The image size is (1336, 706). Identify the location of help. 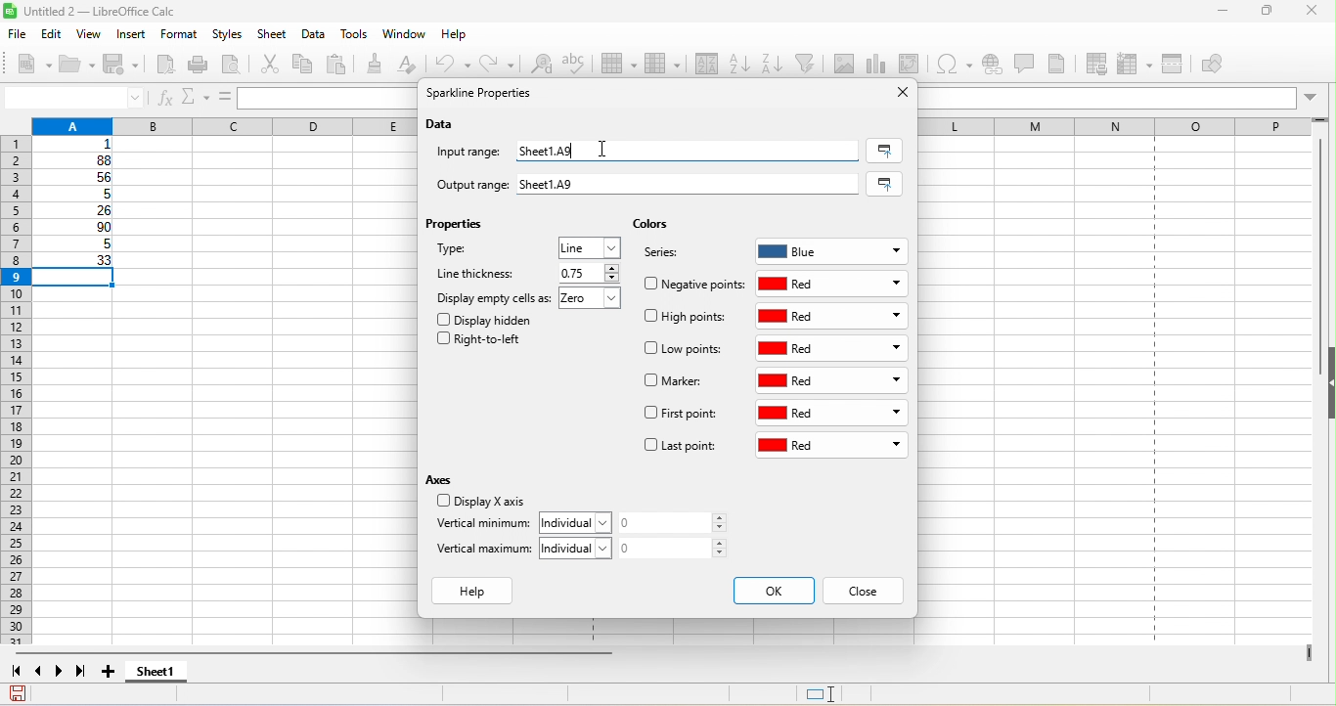
(477, 592).